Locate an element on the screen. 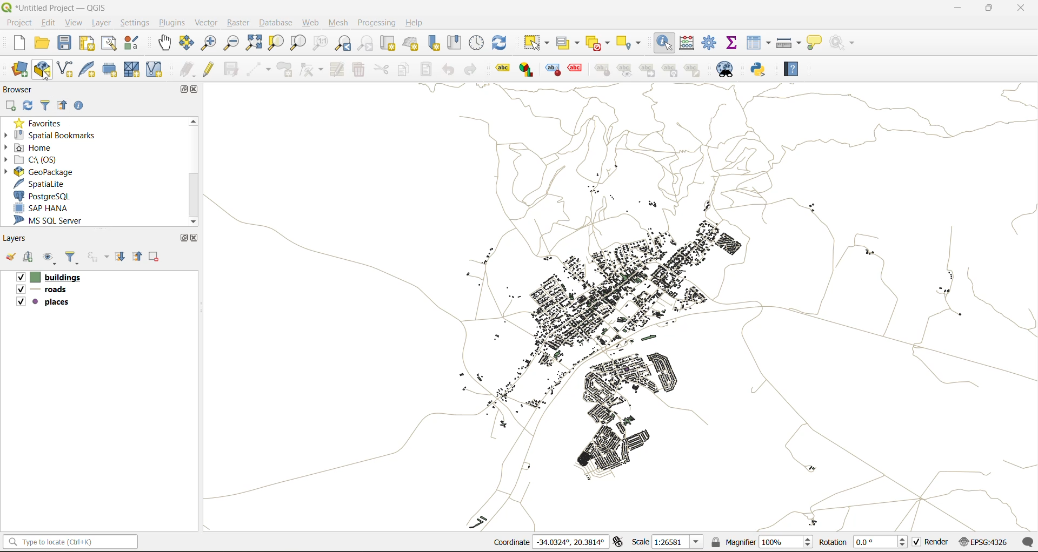  database is located at coordinates (278, 24).